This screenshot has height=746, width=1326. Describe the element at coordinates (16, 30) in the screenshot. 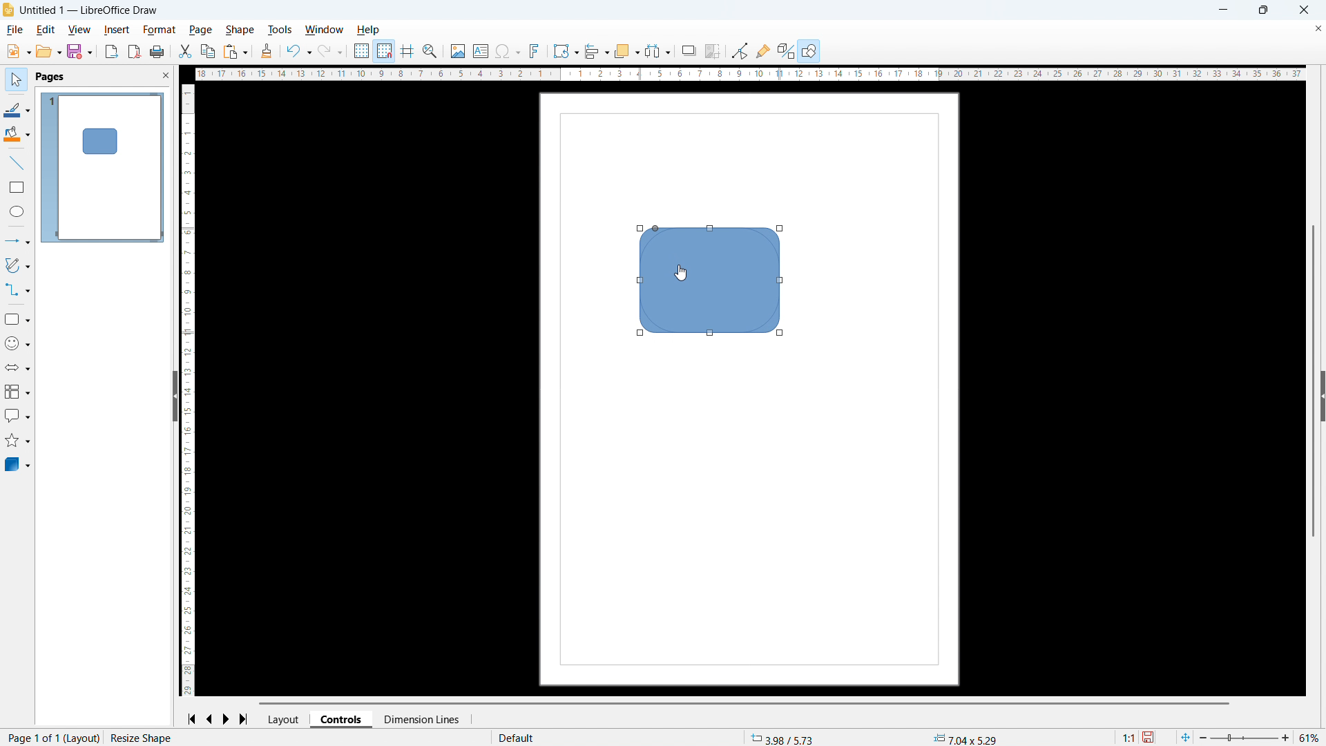

I see `File ` at that location.